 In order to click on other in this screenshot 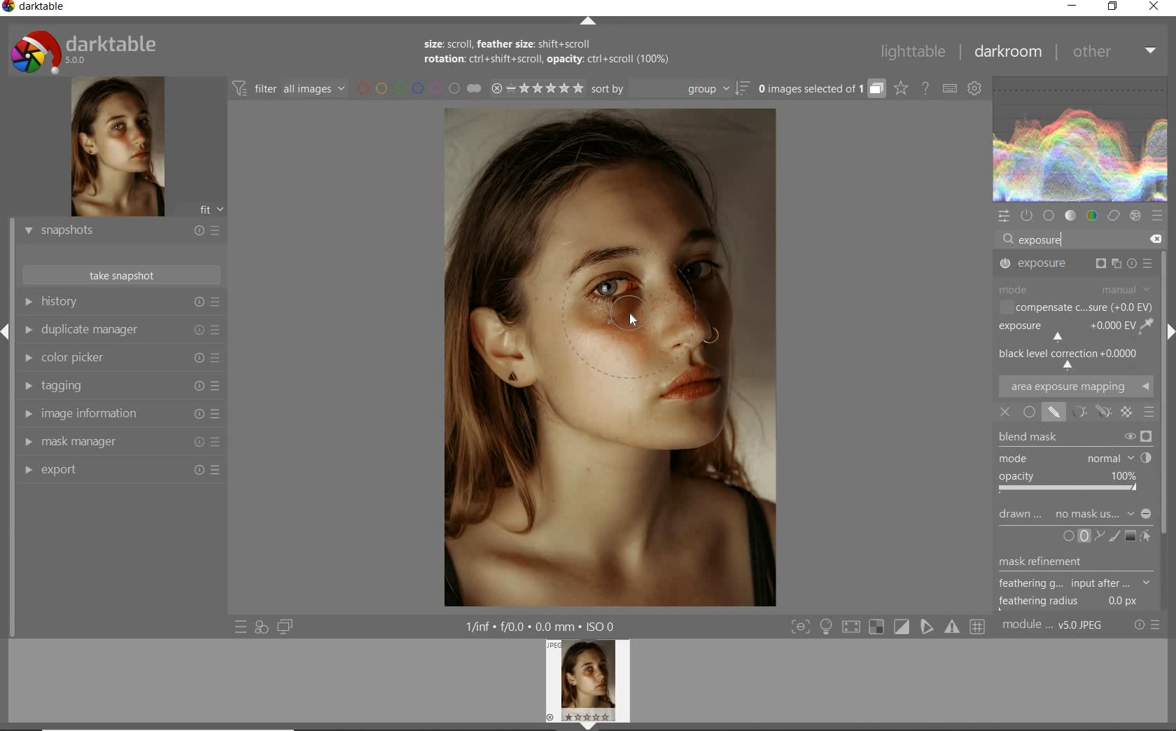, I will do `click(1112, 53)`.